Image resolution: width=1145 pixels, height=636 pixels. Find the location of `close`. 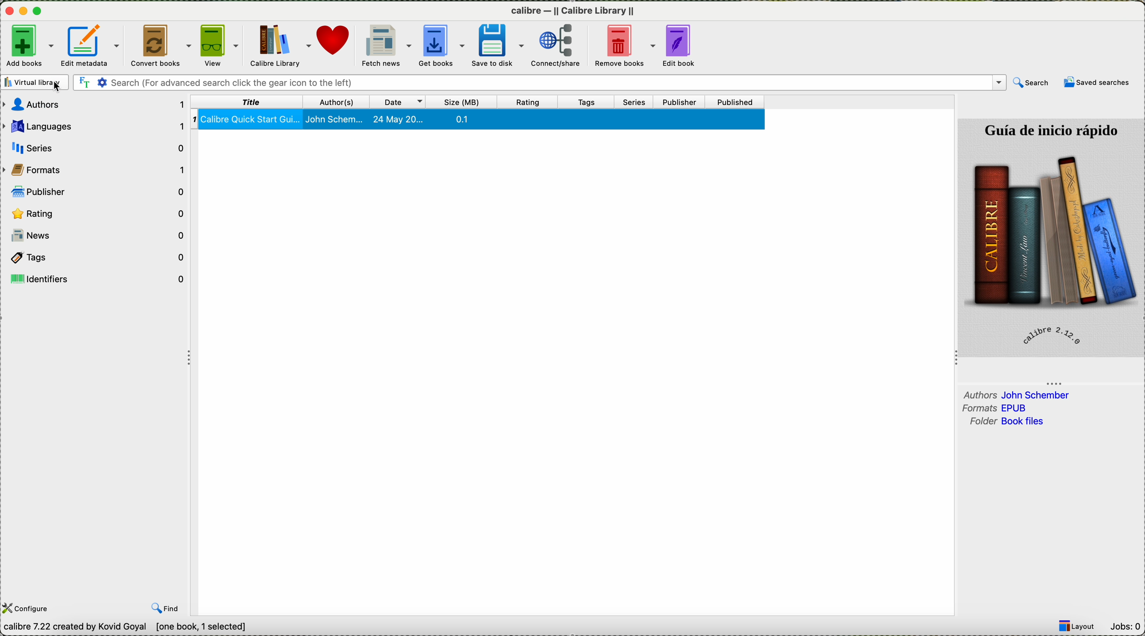

close is located at coordinates (8, 12).